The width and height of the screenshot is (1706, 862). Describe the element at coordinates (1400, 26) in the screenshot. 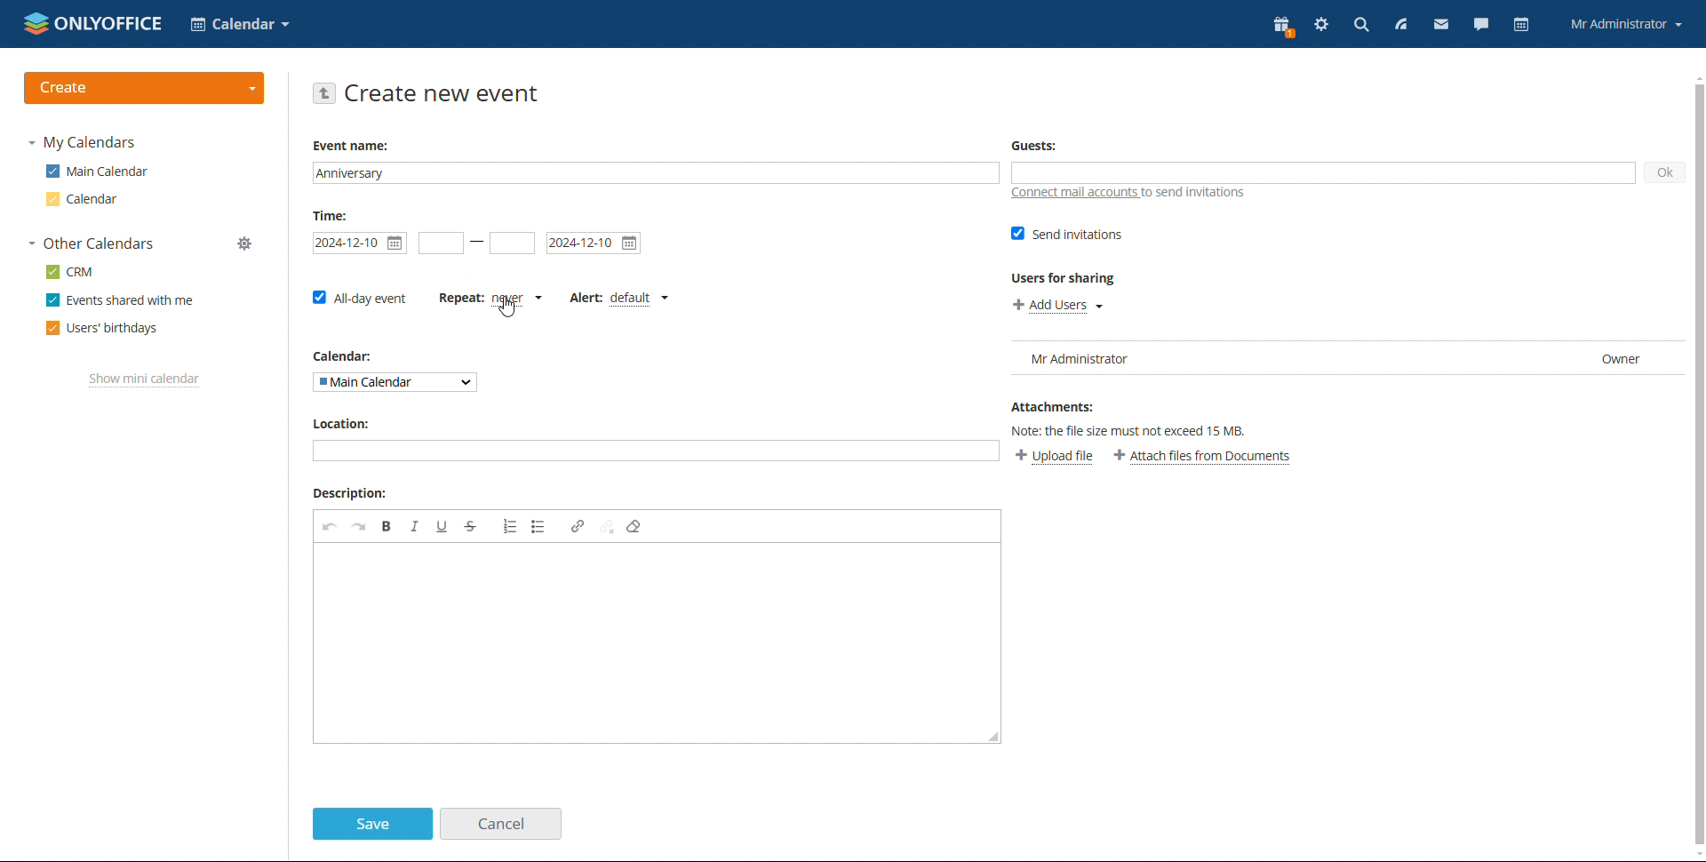

I see `feed` at that location.